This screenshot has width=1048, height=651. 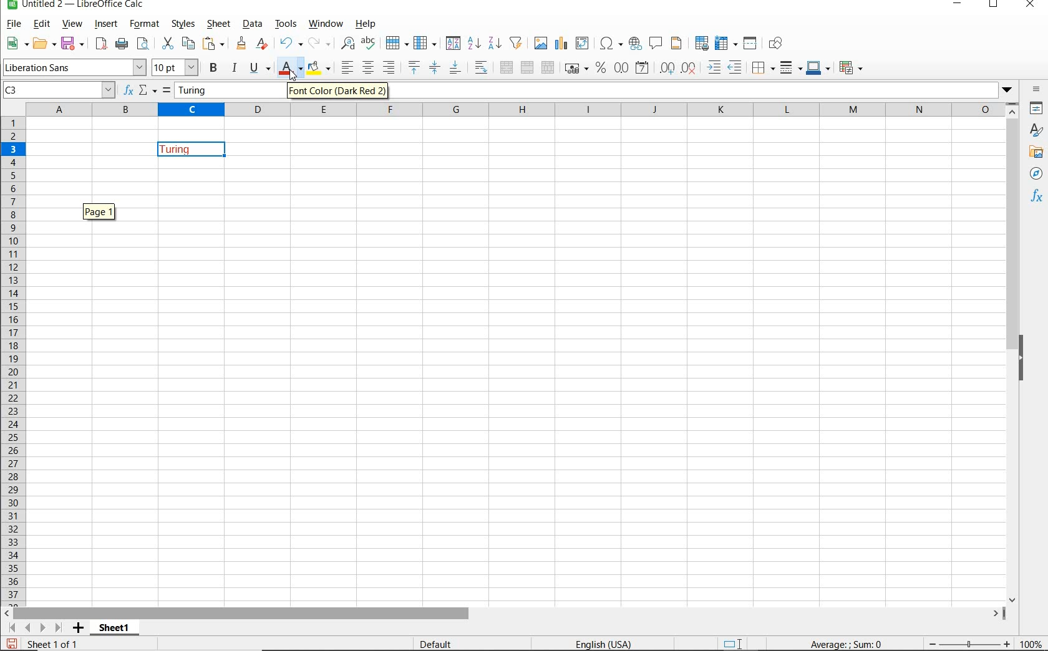 What do you see at coordinates (43, 43) in the screenshot?
I see `OPEN` at bounding box center [43, 43].